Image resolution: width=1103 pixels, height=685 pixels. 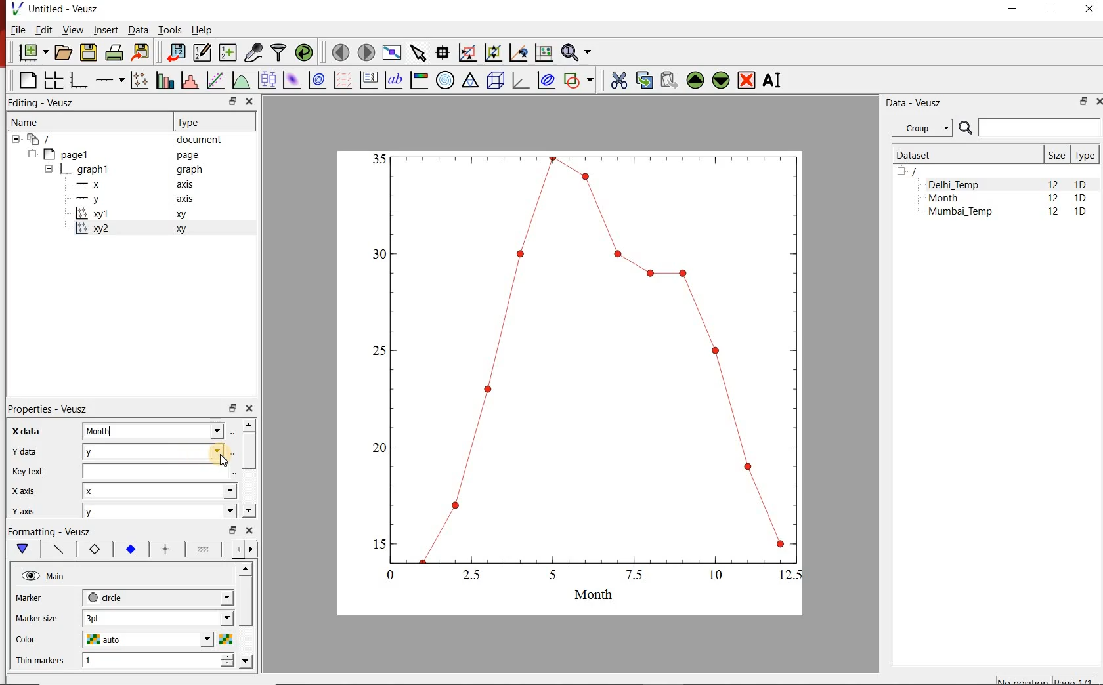 What do you see at coordinates (1056, 155) in the screenshot?
I see `Size` at bounding box center [1056, 155].